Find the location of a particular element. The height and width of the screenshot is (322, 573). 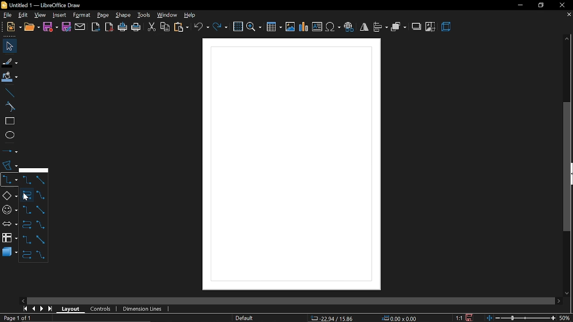

straight connector with arrow is located at coordinates (42, 224).